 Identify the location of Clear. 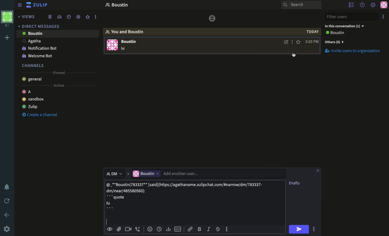
(320, 170).